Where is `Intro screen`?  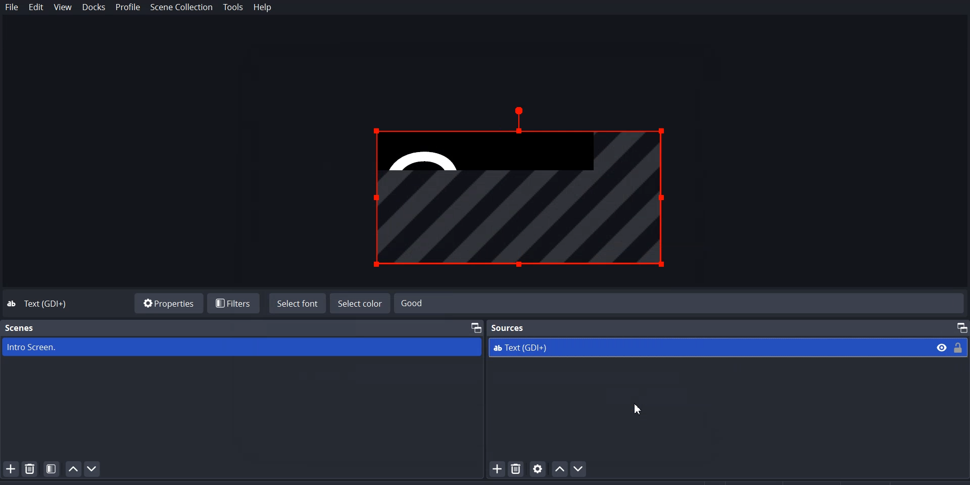
Intro screen is located at coordinates (241, 347).